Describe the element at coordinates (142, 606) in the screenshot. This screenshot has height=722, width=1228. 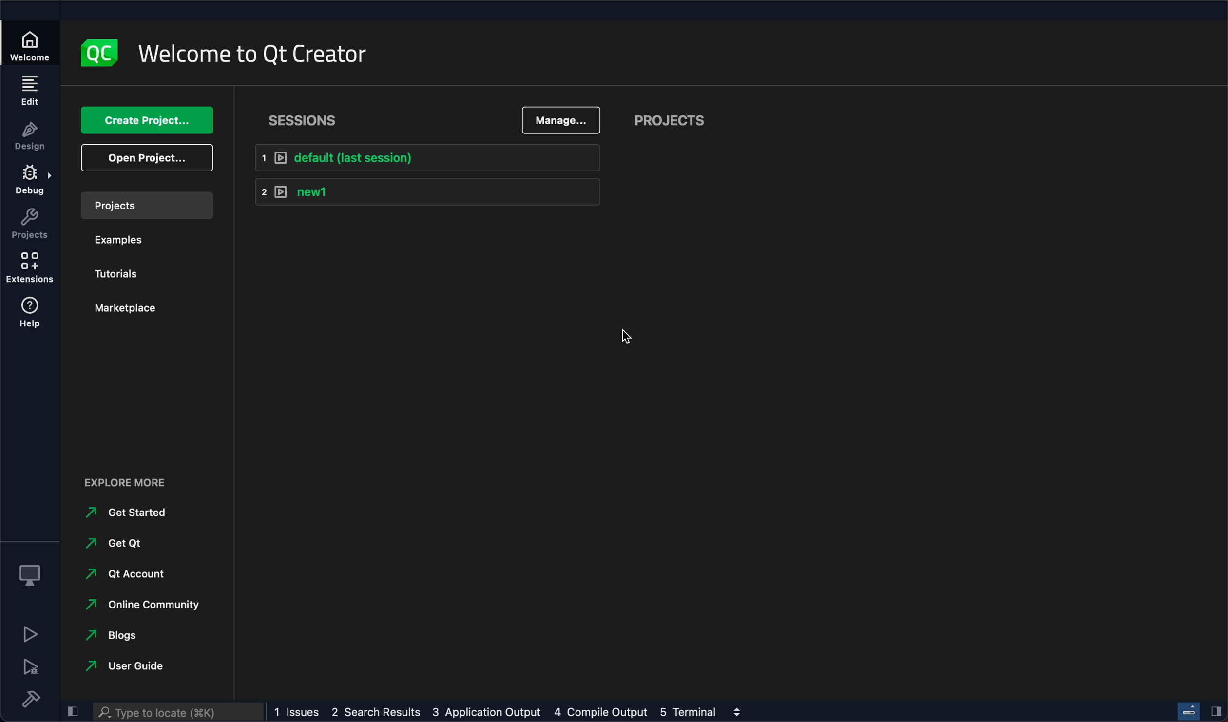
I see `online community` at that location.